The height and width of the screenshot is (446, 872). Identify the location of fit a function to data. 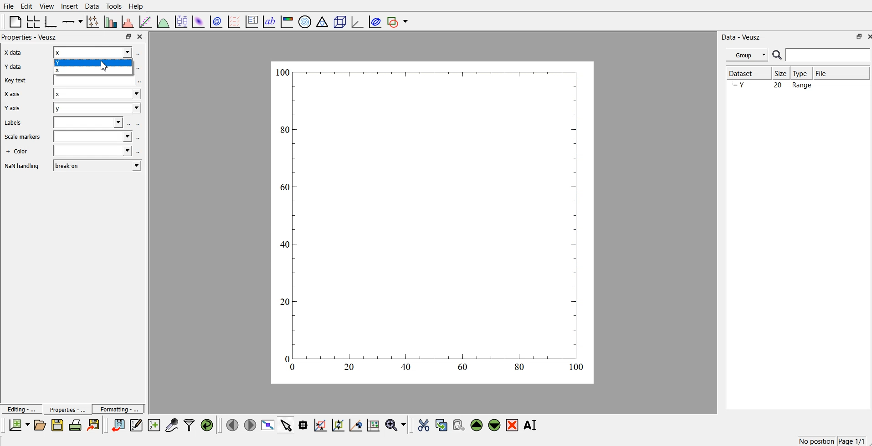
(146, 21).